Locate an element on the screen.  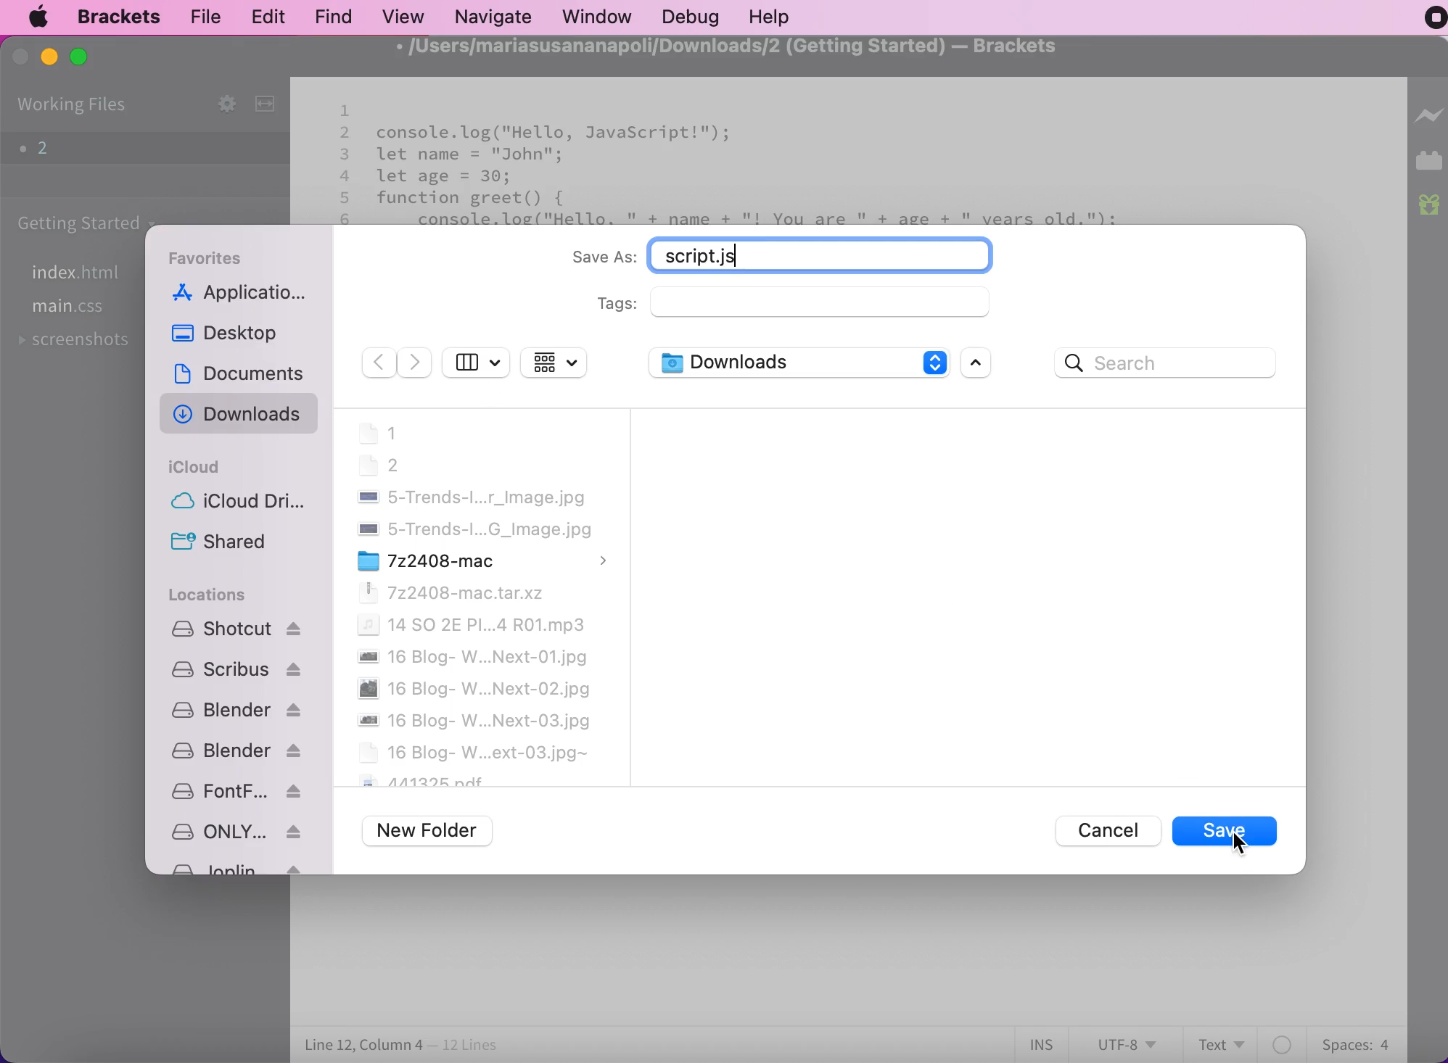
locations is located at coordinates (211, 596).